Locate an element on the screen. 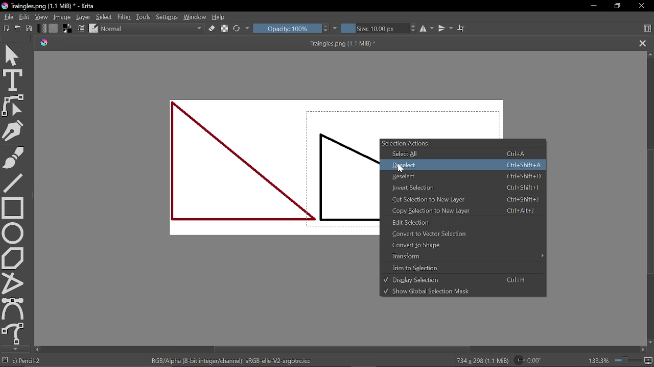 Image resolution: width=654 pixels, height=367 pixels. Show global selection Mark is located at coordinates (460, 291).